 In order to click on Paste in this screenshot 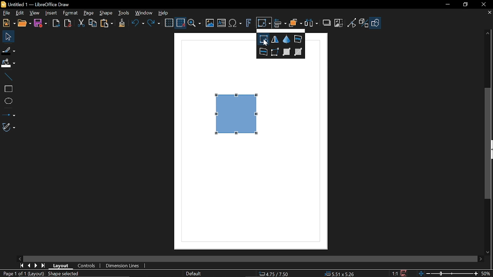, I will do `click(106, 24)`.